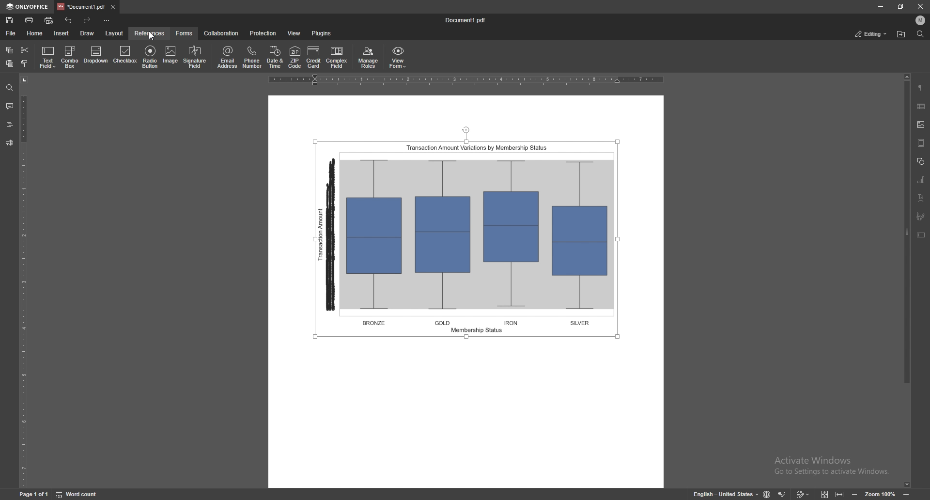  I want to click on fit to screen, so click(825, 493).